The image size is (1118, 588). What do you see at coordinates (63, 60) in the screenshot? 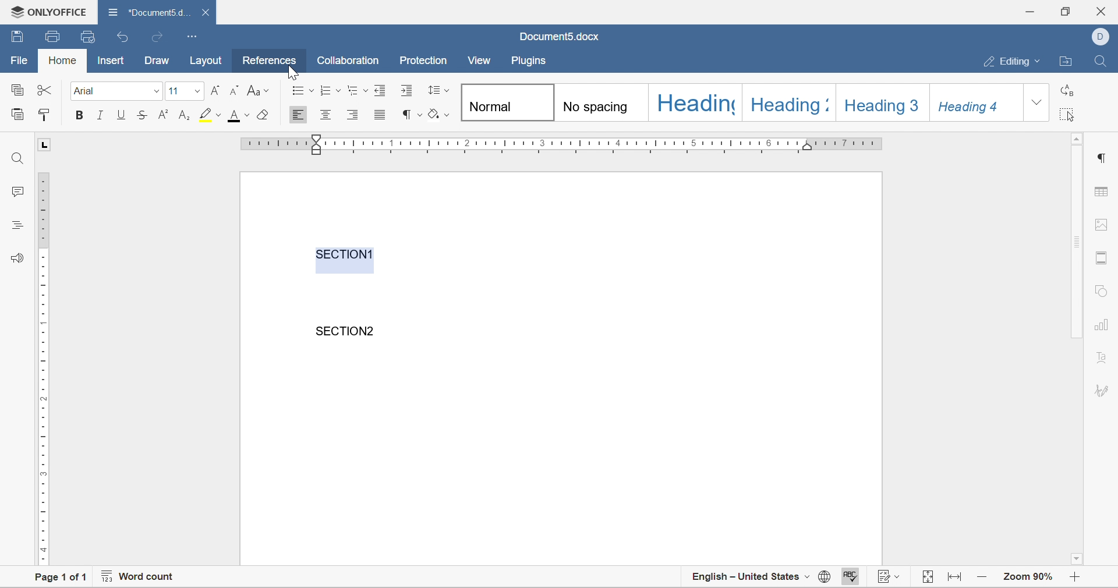
I see `home` at bounding box center [63, 60].